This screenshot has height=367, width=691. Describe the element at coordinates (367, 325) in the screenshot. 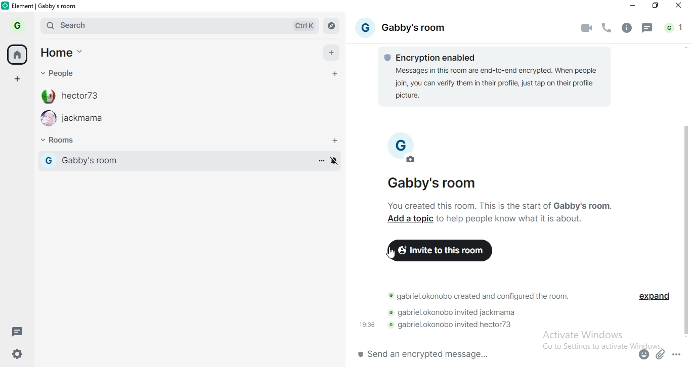

I see `19:36` at that location.